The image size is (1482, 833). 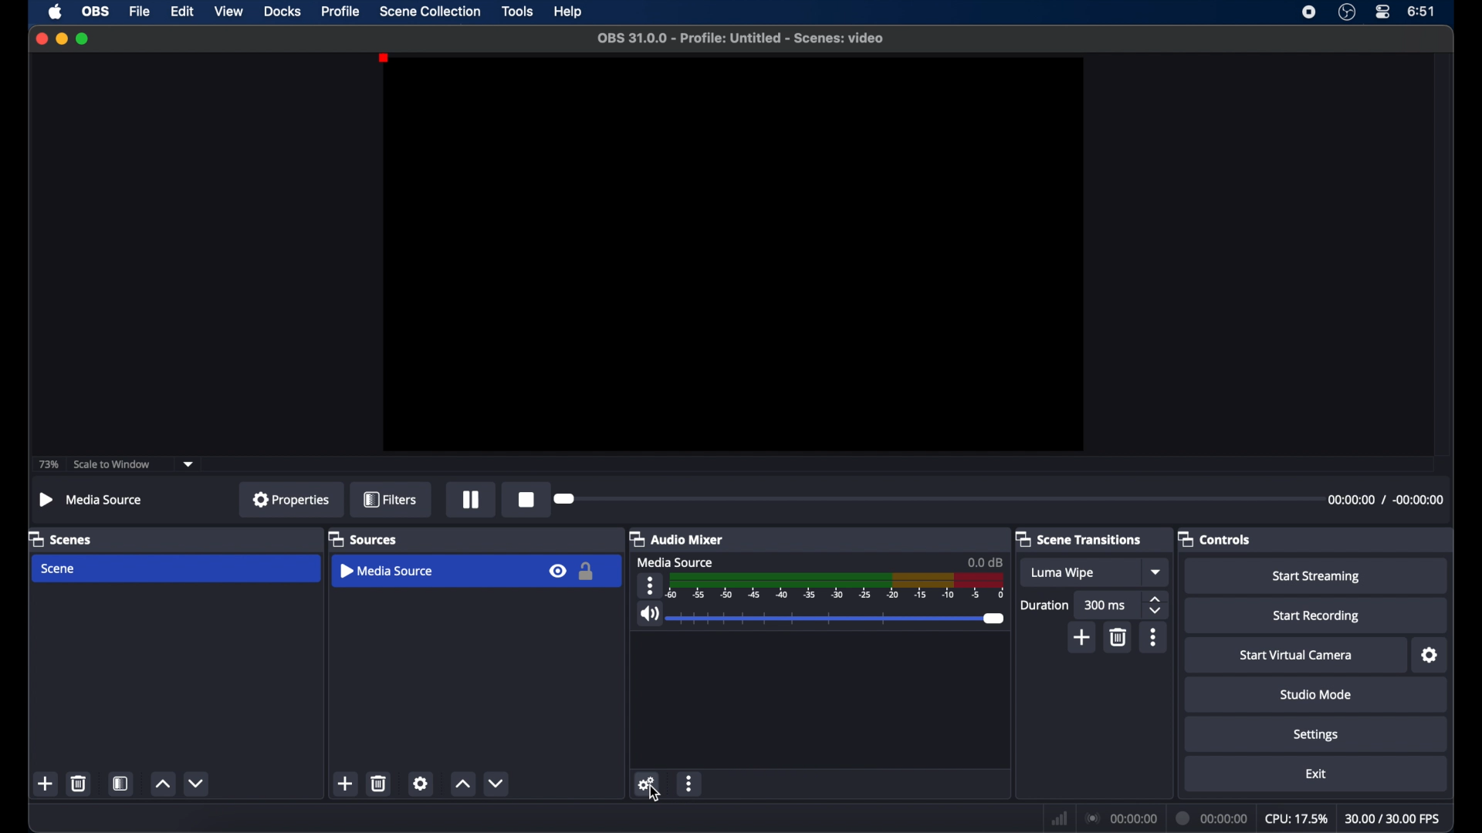 I want to click on timestamps, so click(x=1386, y=501).